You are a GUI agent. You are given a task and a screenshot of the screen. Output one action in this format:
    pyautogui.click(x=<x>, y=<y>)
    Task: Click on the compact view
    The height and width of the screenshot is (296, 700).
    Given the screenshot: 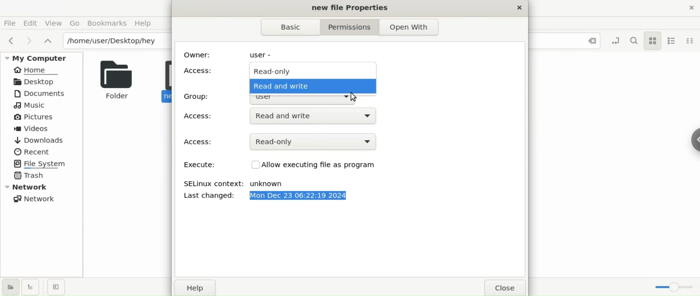 What is the action you would take?
    pyautogui.click(x=693, y=39)
    